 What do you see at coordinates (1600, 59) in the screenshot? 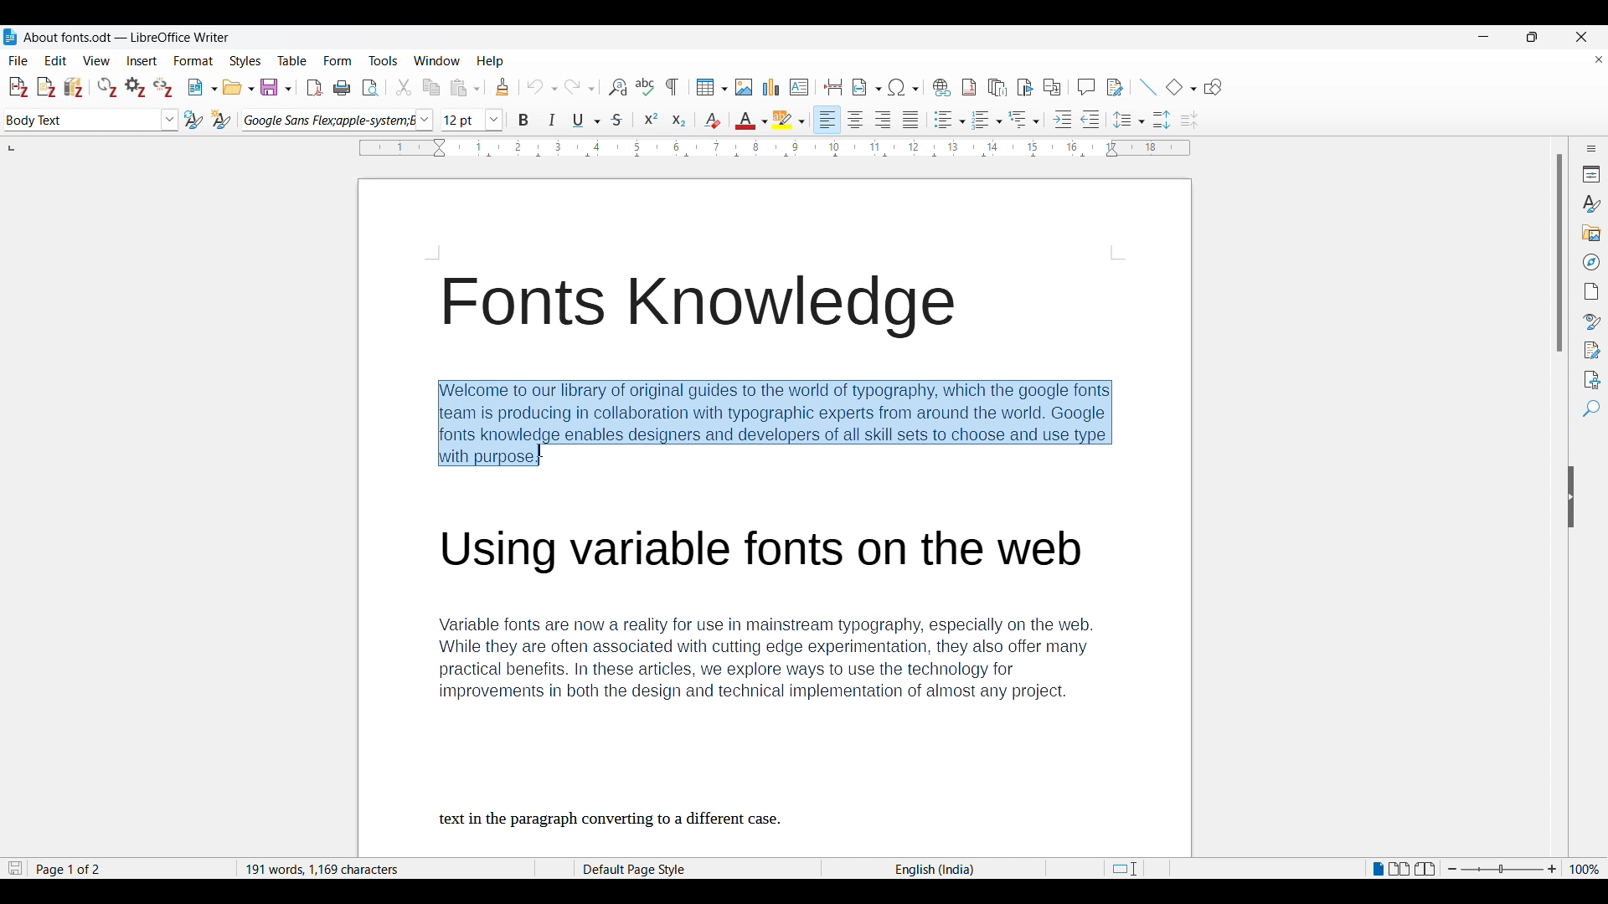
I see `Close document` at bounding box center [1600, 59].